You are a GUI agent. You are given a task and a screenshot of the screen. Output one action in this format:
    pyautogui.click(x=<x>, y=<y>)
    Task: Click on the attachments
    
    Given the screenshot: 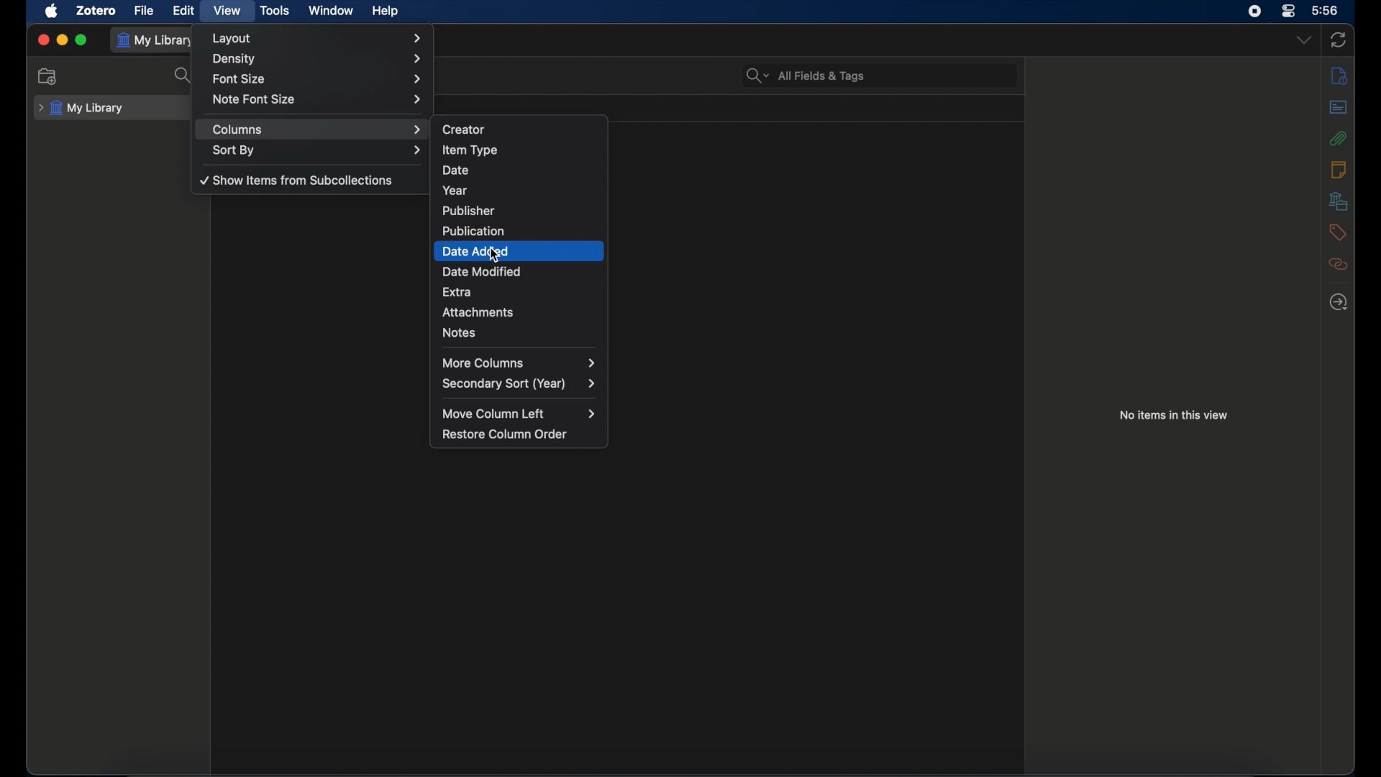 What is the action you would take?
    pyautogui.click(x=1338, y=138)
    